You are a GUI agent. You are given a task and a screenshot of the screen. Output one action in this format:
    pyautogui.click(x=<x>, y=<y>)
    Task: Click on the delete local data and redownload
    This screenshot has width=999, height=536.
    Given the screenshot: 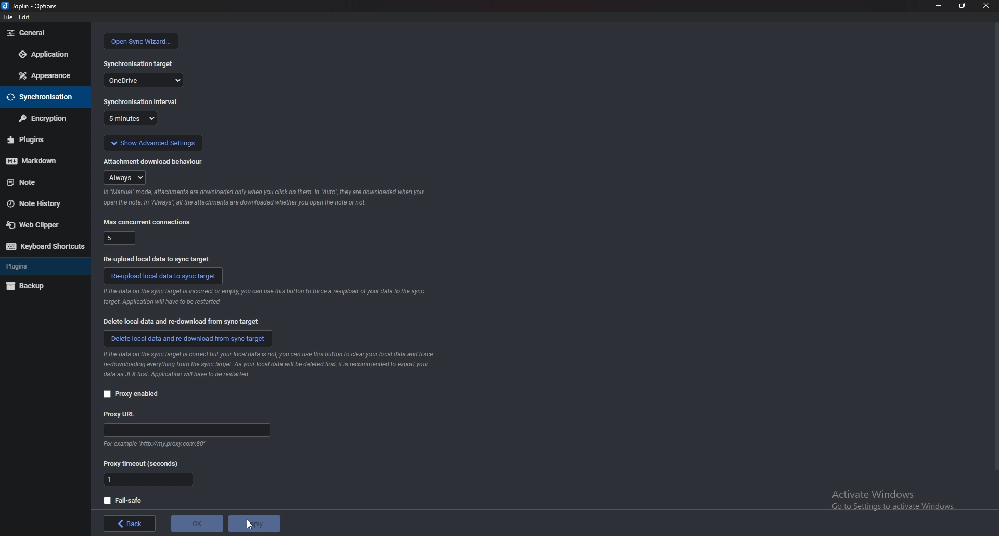 What is the action you would take?
    pyautogui.click(x=187, y=339)
    